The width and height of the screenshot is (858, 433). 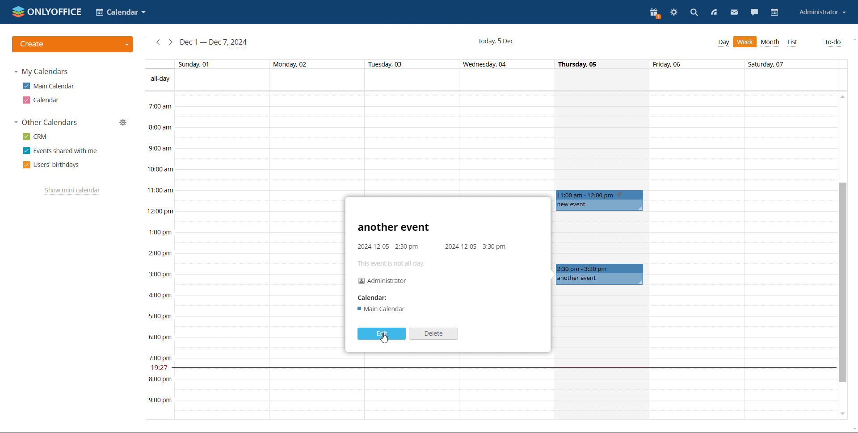 What do you see at coordinates (372, 298) in the screenshot?
I see `Calendar:` at bounding box center [372, 298].